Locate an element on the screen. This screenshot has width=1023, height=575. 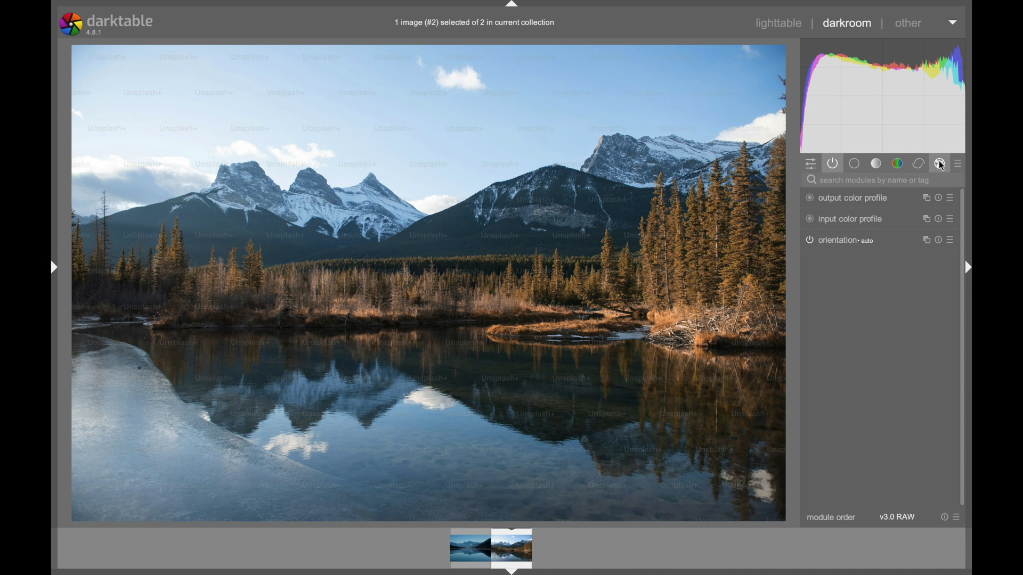
photo preview is located at coordinates (429, 282).